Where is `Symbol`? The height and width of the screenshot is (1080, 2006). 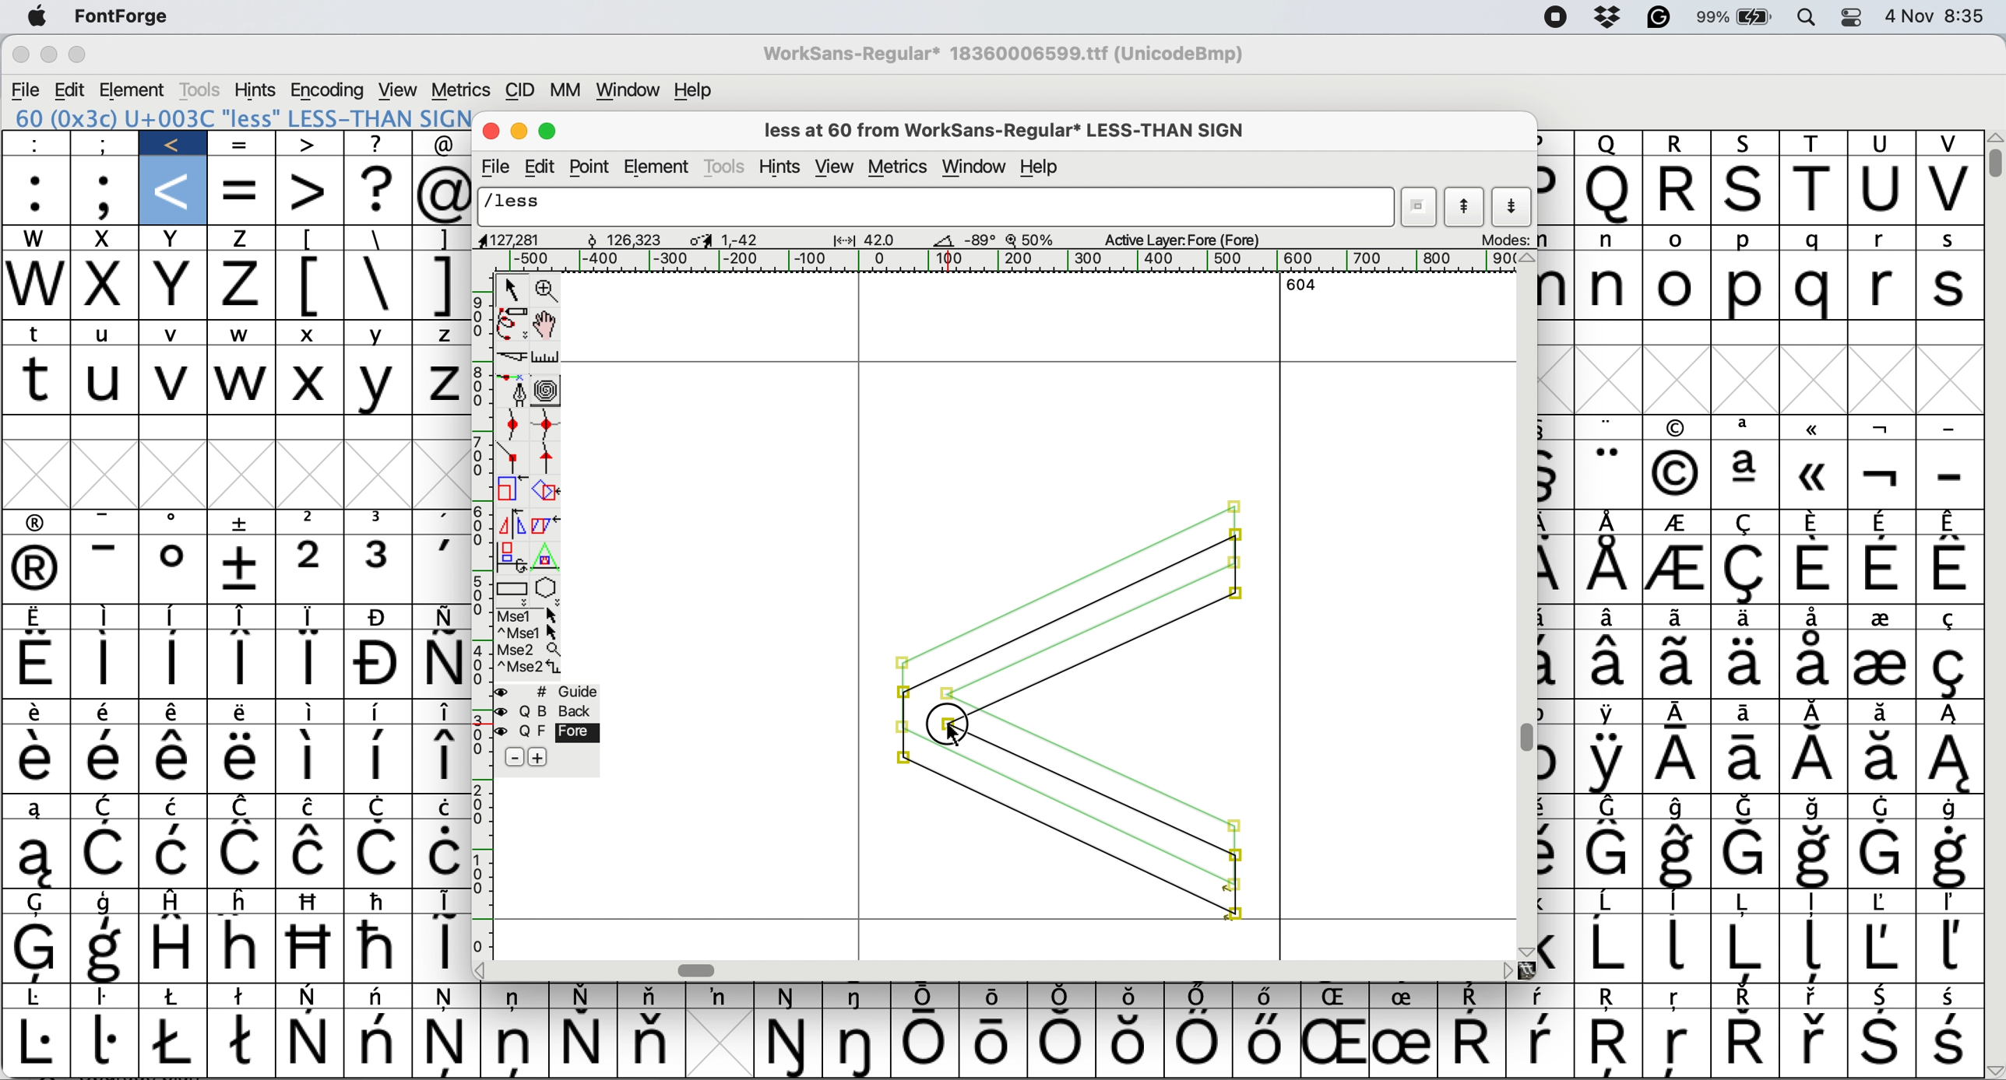 Symbol is located at coordinates (1880, 903).